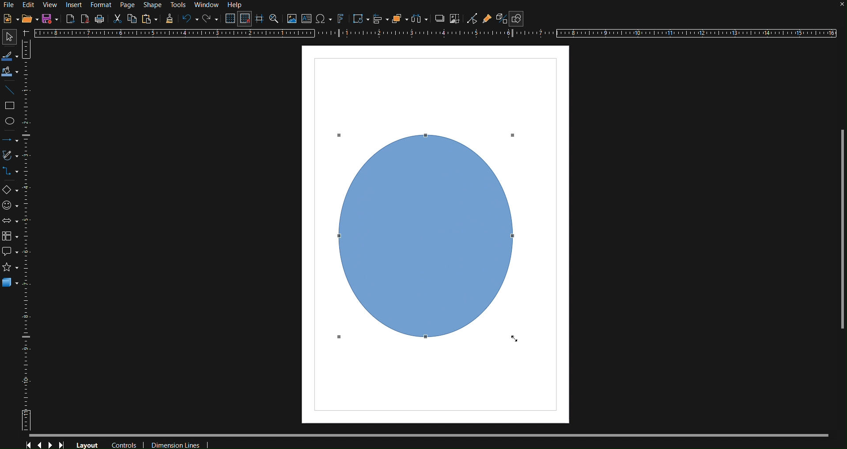 The height and width of the screenshot is (449, 847). I want to click on Shape, so click(151, 5).